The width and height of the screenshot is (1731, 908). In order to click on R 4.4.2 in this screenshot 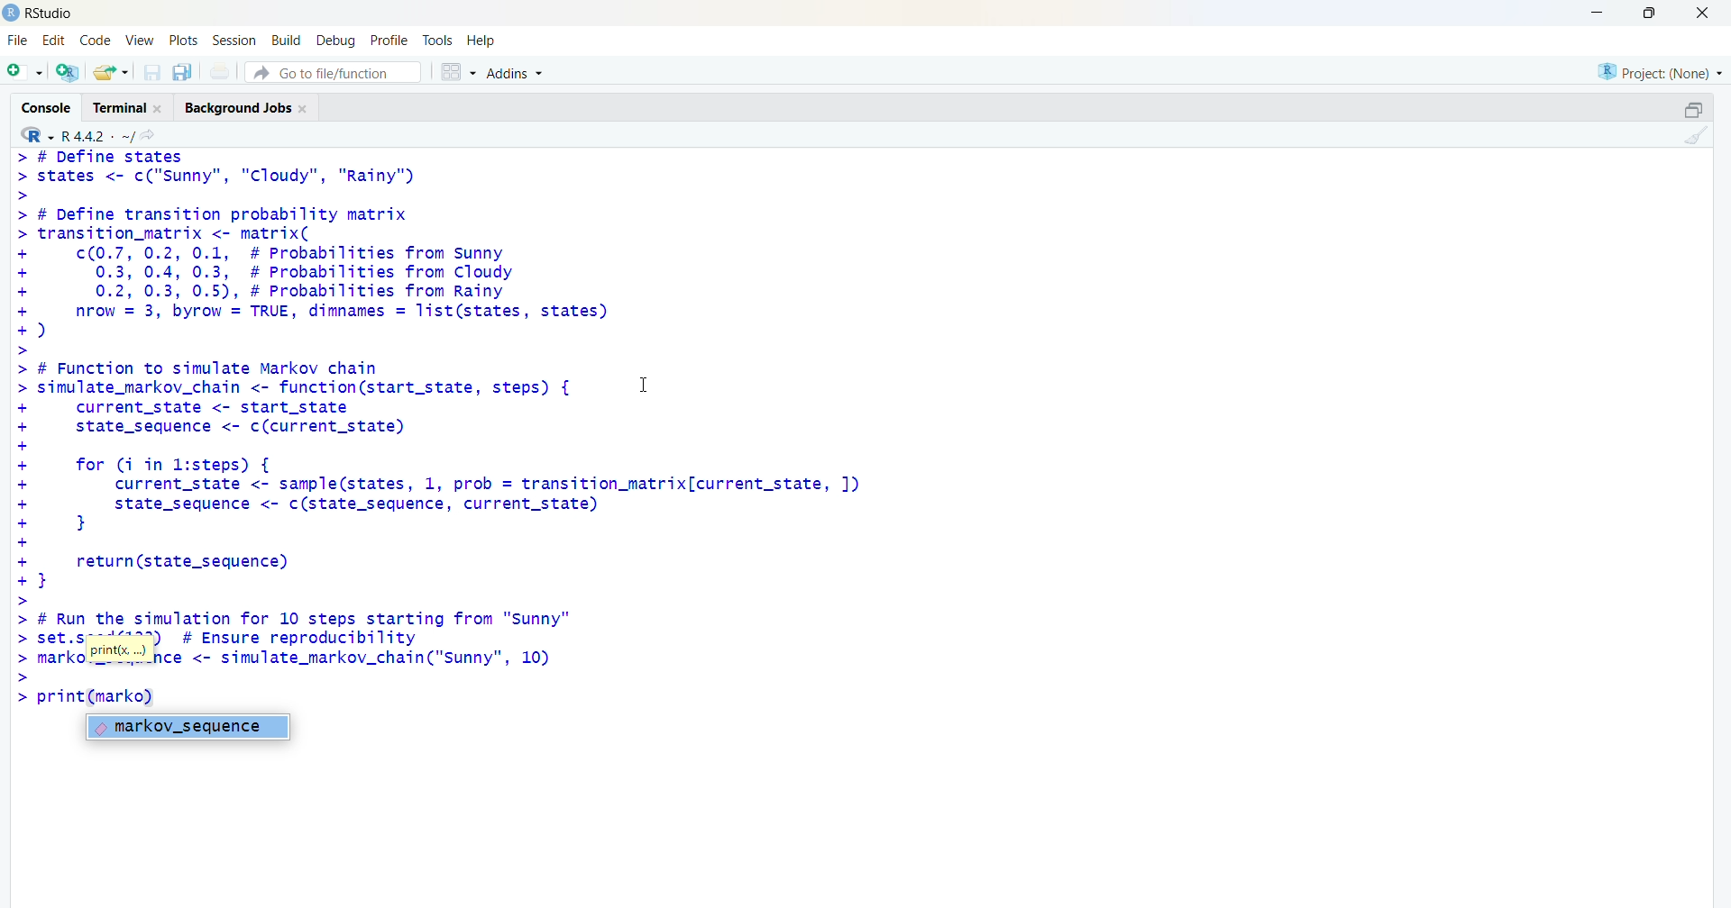, I will do `click(78, 134)`.